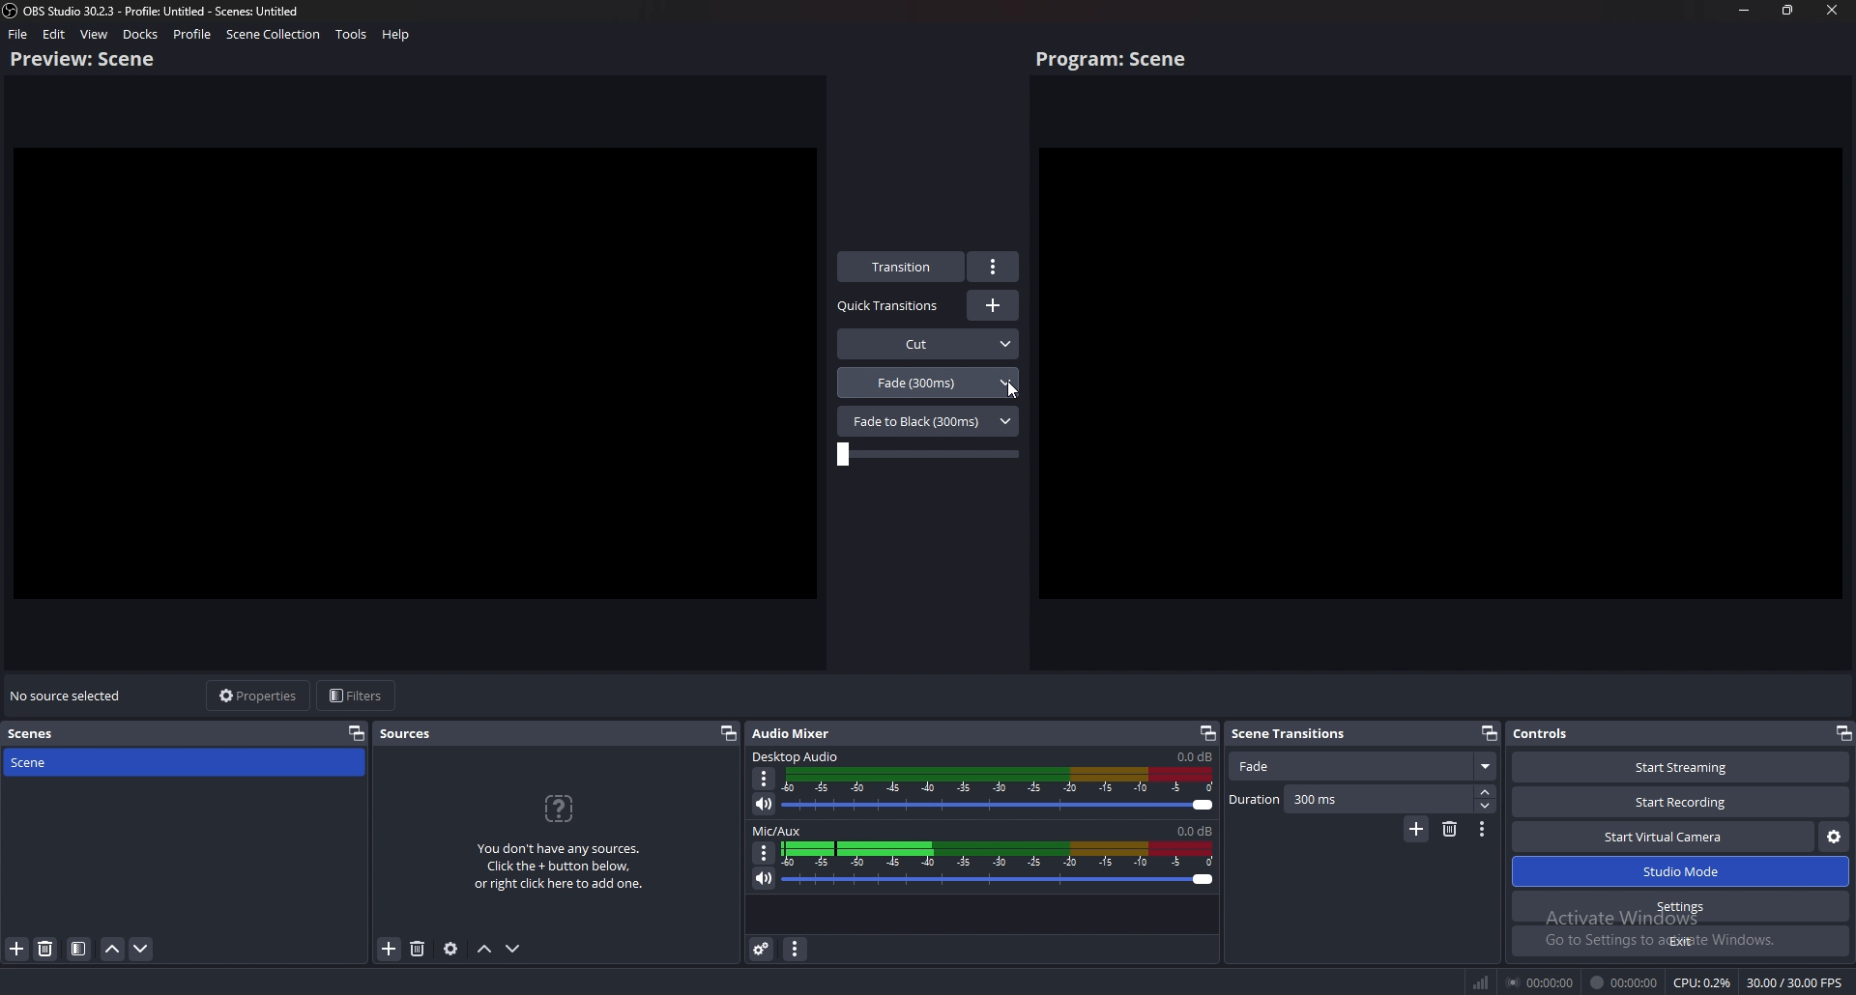  Describe the element at coordinates (1832, 10) in the screenshot. I see `close` at that location.